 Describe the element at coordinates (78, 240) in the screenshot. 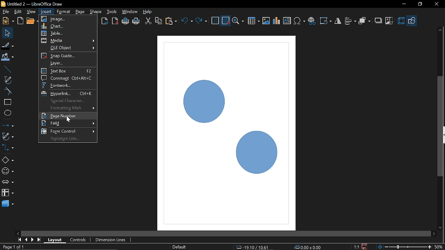

I see `Controls` at that location.